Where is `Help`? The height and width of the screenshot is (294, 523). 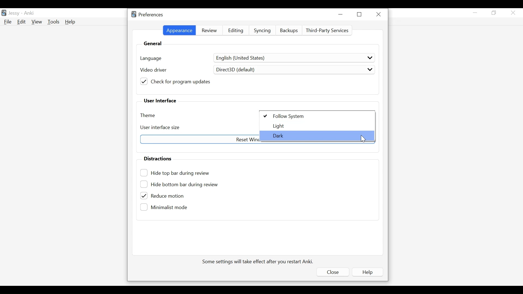 Help is located at coordinates (71, 22).